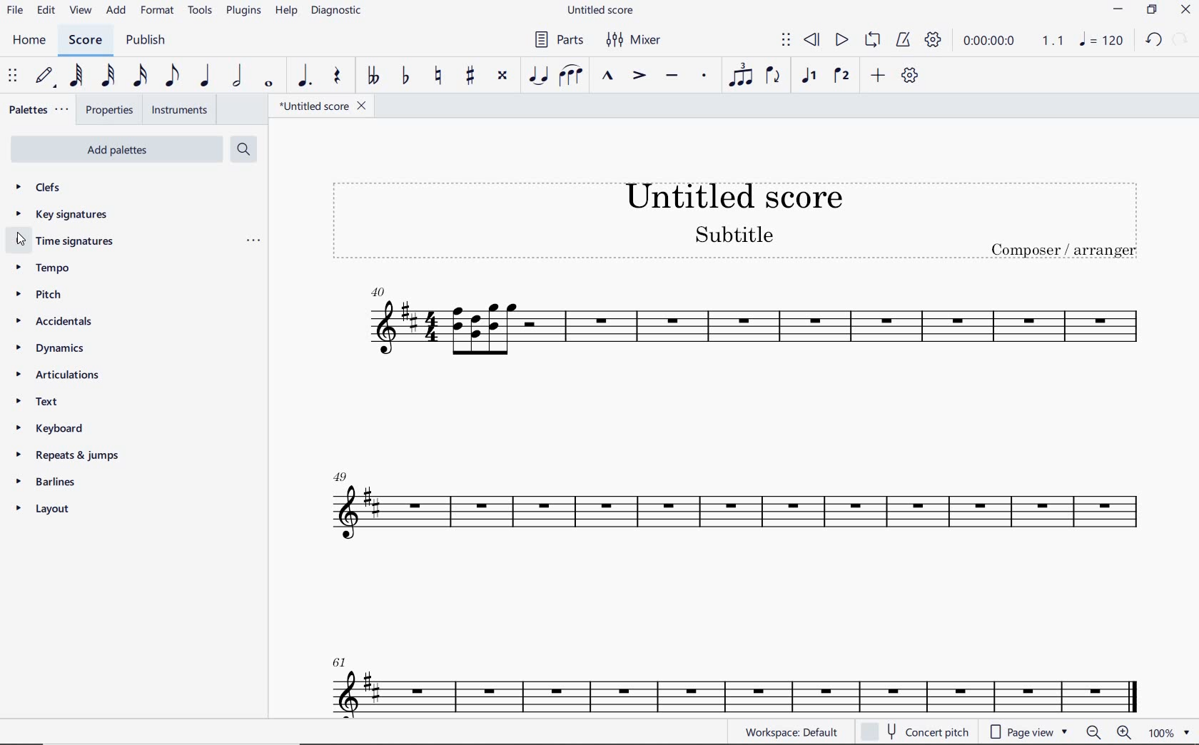 The image size is (1199, 745). I want to click on PITCH, so click(39, 294).